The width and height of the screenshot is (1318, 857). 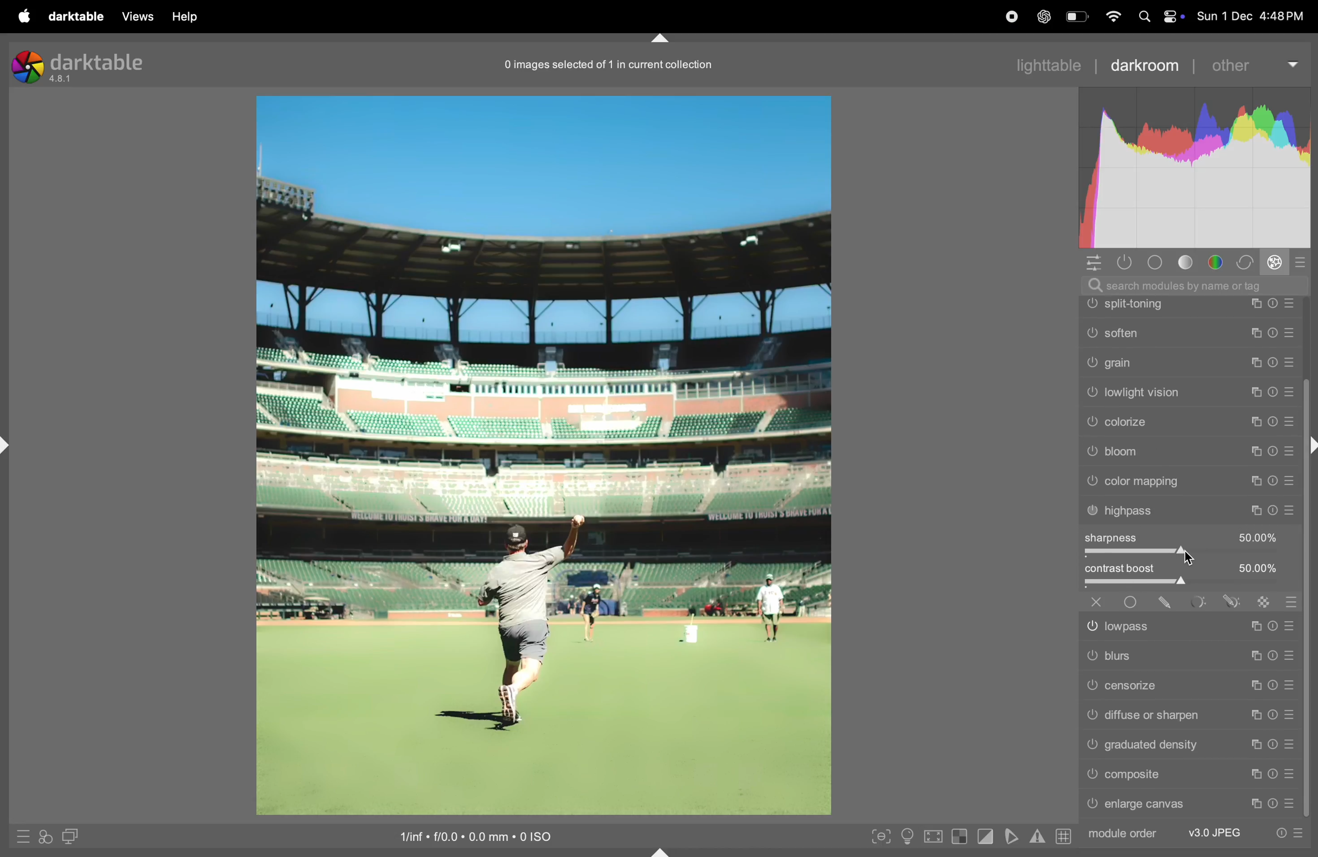 What do you see at coordinates (1096, 263) in the screenshot?
I see `options` at bounding box center [1096, 263].